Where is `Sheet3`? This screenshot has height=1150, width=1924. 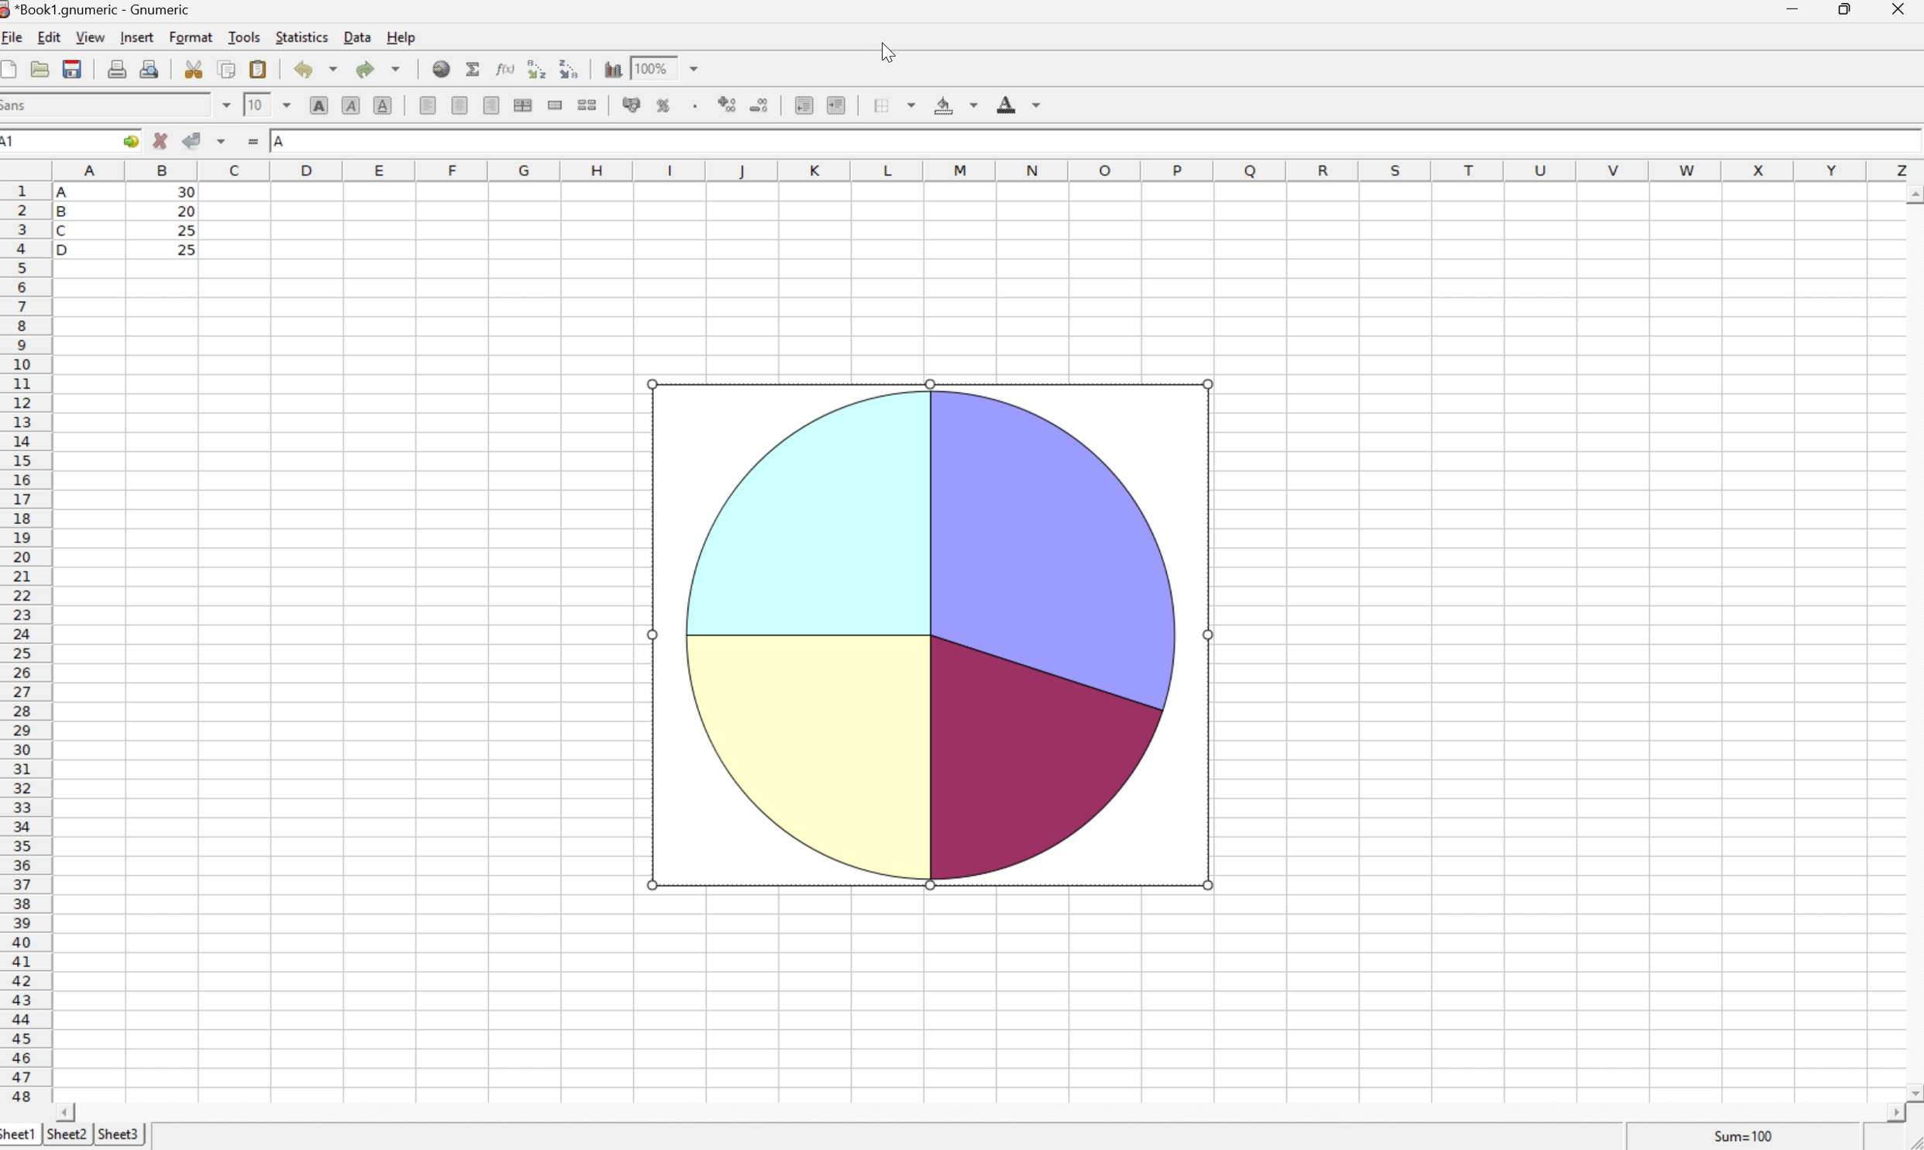 Sheet3 is located at coordinates (120, 1132).